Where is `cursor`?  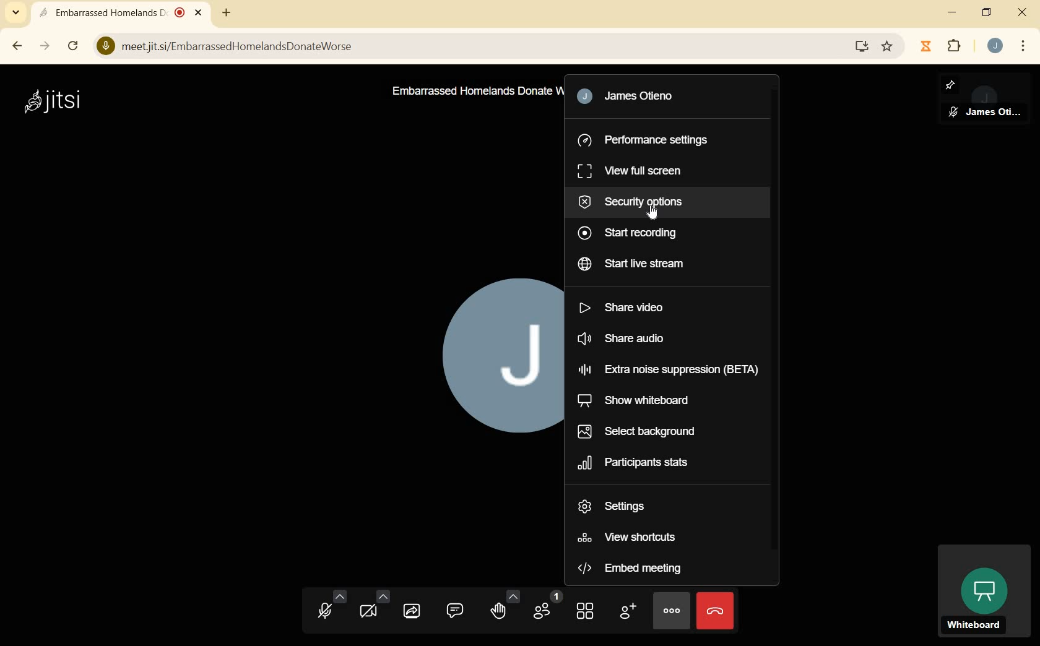
cursor is located at coordinates (656, 216).